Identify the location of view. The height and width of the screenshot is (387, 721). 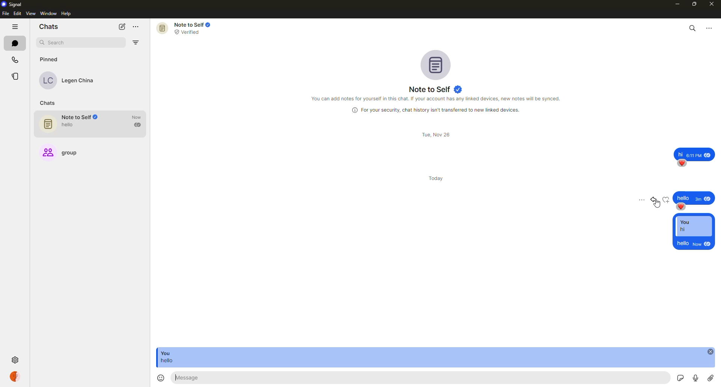
(30, 14).